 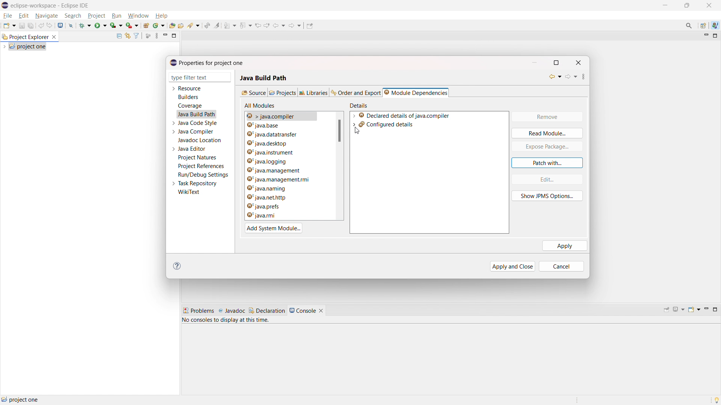 What do you see at coordinates (339, 131) in the screenshot?
I see `scrollbar` at bounding box center [339, 131].